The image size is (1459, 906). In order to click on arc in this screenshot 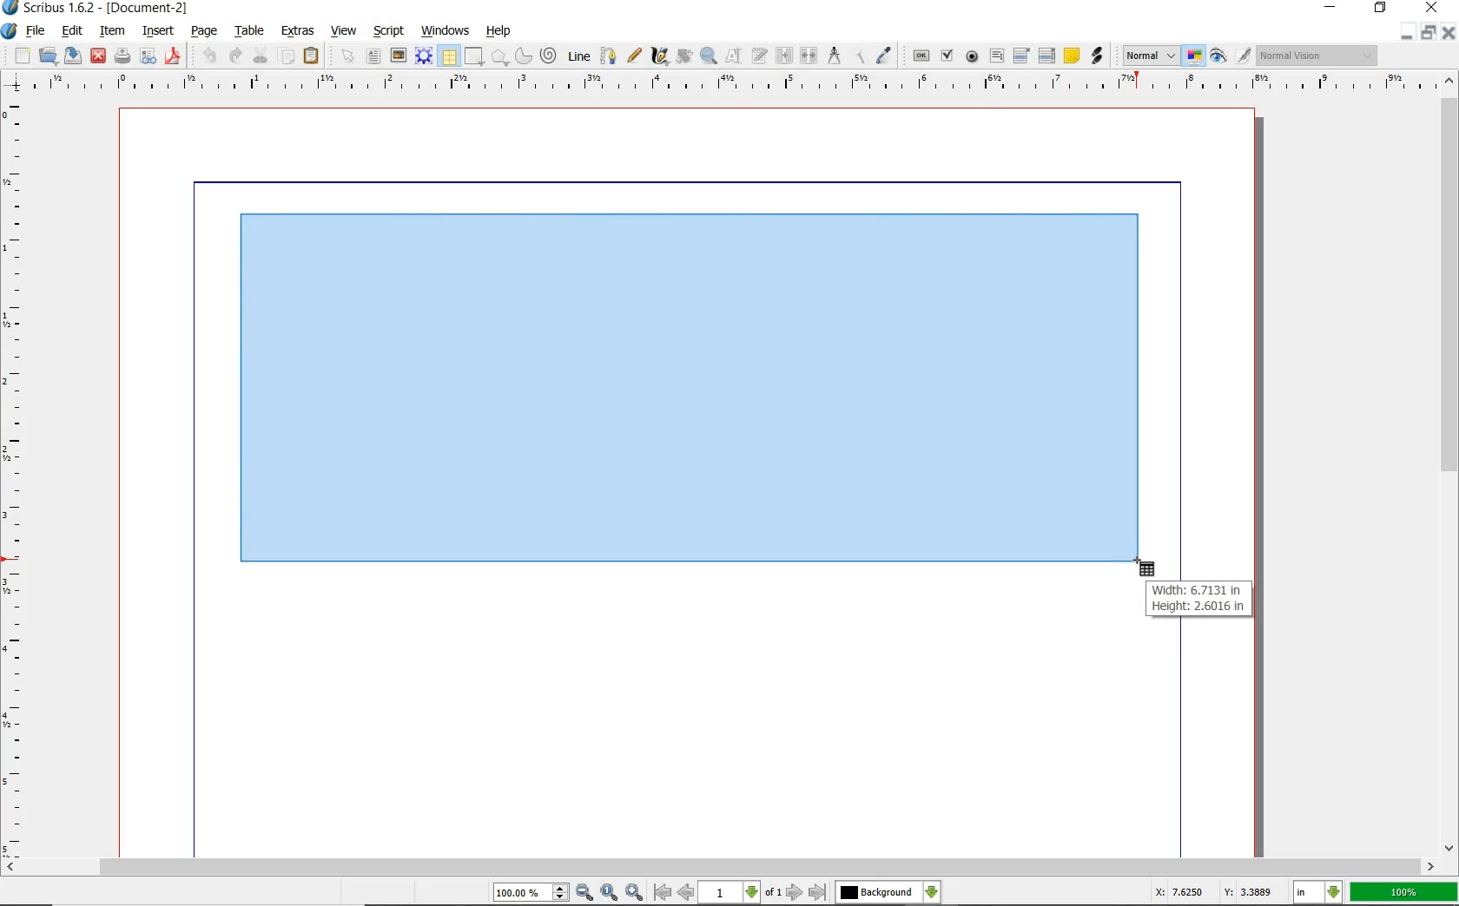, I will do `click(524, 59)`.